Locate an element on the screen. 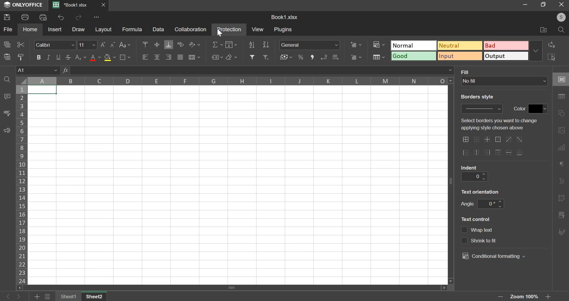 This screenshot has height=301, width=569. copy is located at coordinates (7, 44).